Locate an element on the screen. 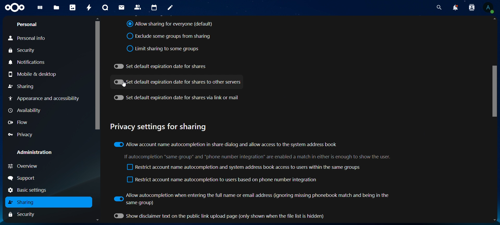  notiifications is located at coordinates (28, 62).